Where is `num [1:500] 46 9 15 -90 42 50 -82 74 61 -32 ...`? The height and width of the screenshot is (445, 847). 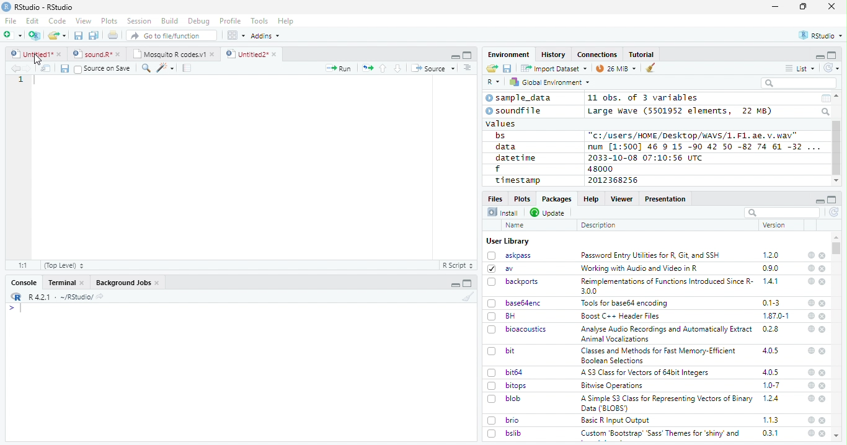
num [1:500] 46 9 15 -90 42 50 -82 74 61 -32 ... is located at coordinates (704, 146).